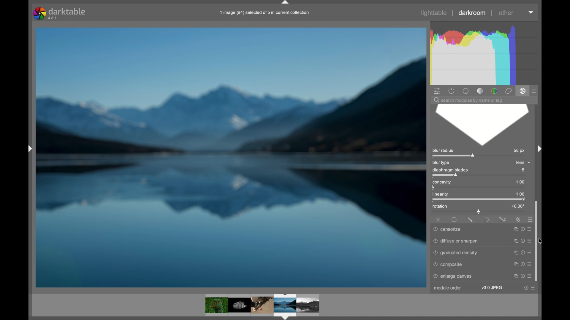 This screenshot has height=320, width=570. I want to click on maximize, so click(514, 263).